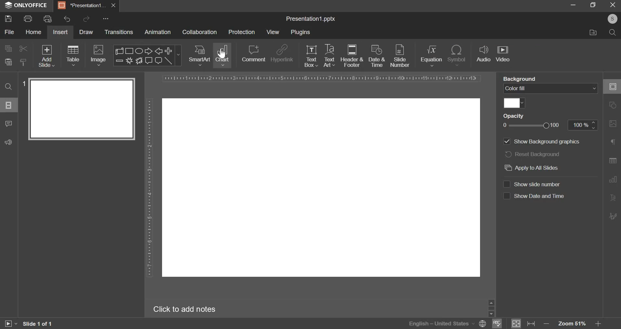 This screenshot has width=621, height=329. What do you see at coordinates (8, 49) in the screenshot?
I see `copy` at bounding box center [8, 49].